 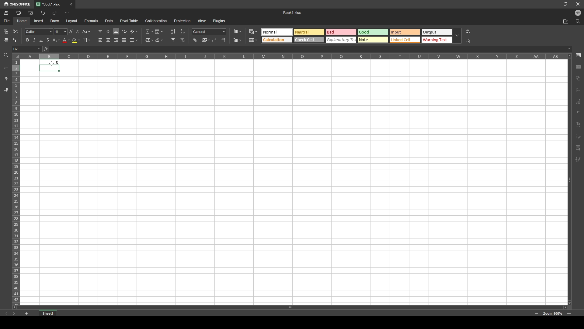 What do you see at coordinates (5, 56) in the screenshot?
I see `search` at bounding box center [5, 56].